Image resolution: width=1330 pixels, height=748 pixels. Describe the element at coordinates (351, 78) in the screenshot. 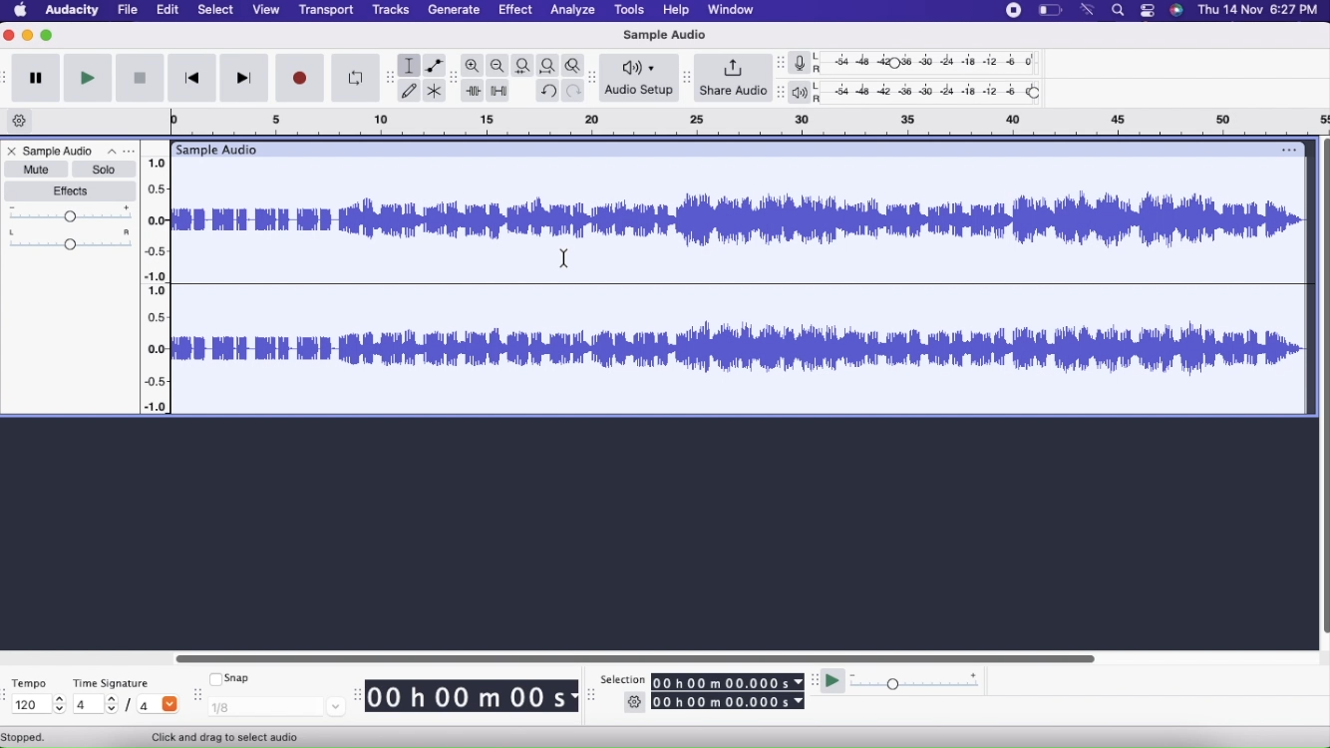

I see `Enable Looping` at that location.